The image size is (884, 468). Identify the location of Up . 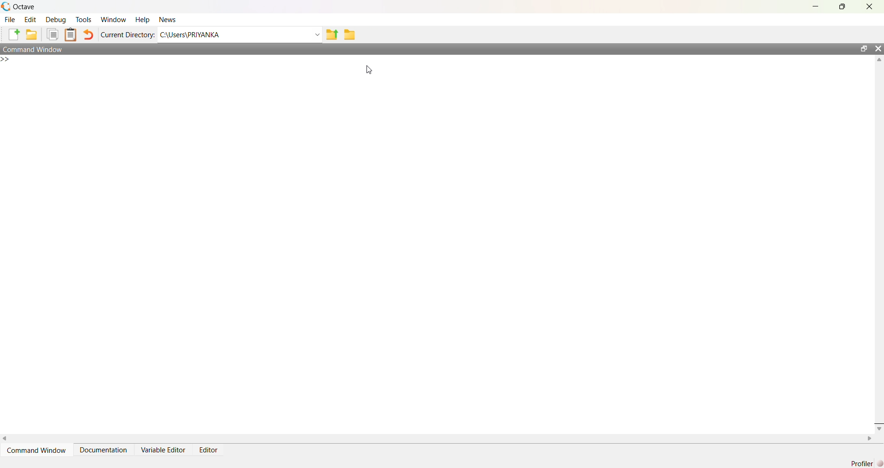
(878, 61).